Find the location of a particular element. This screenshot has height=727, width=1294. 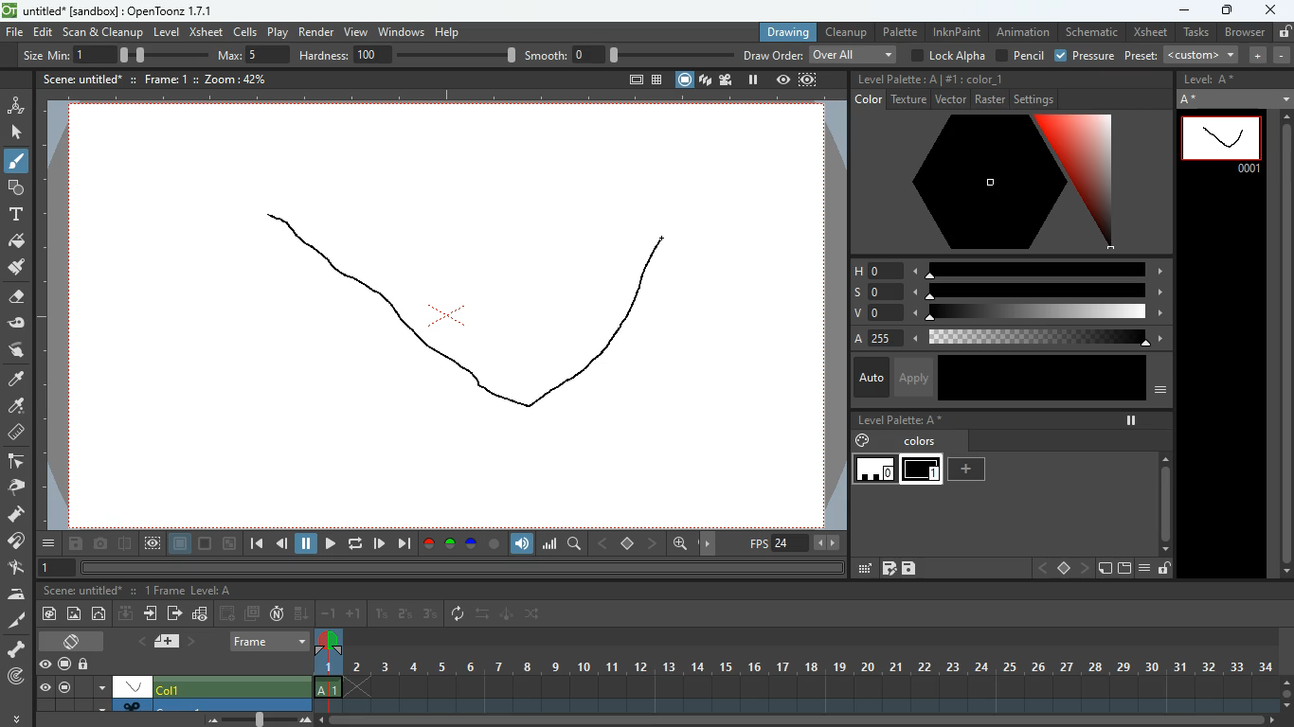

level is located at coordinates (166, 32).